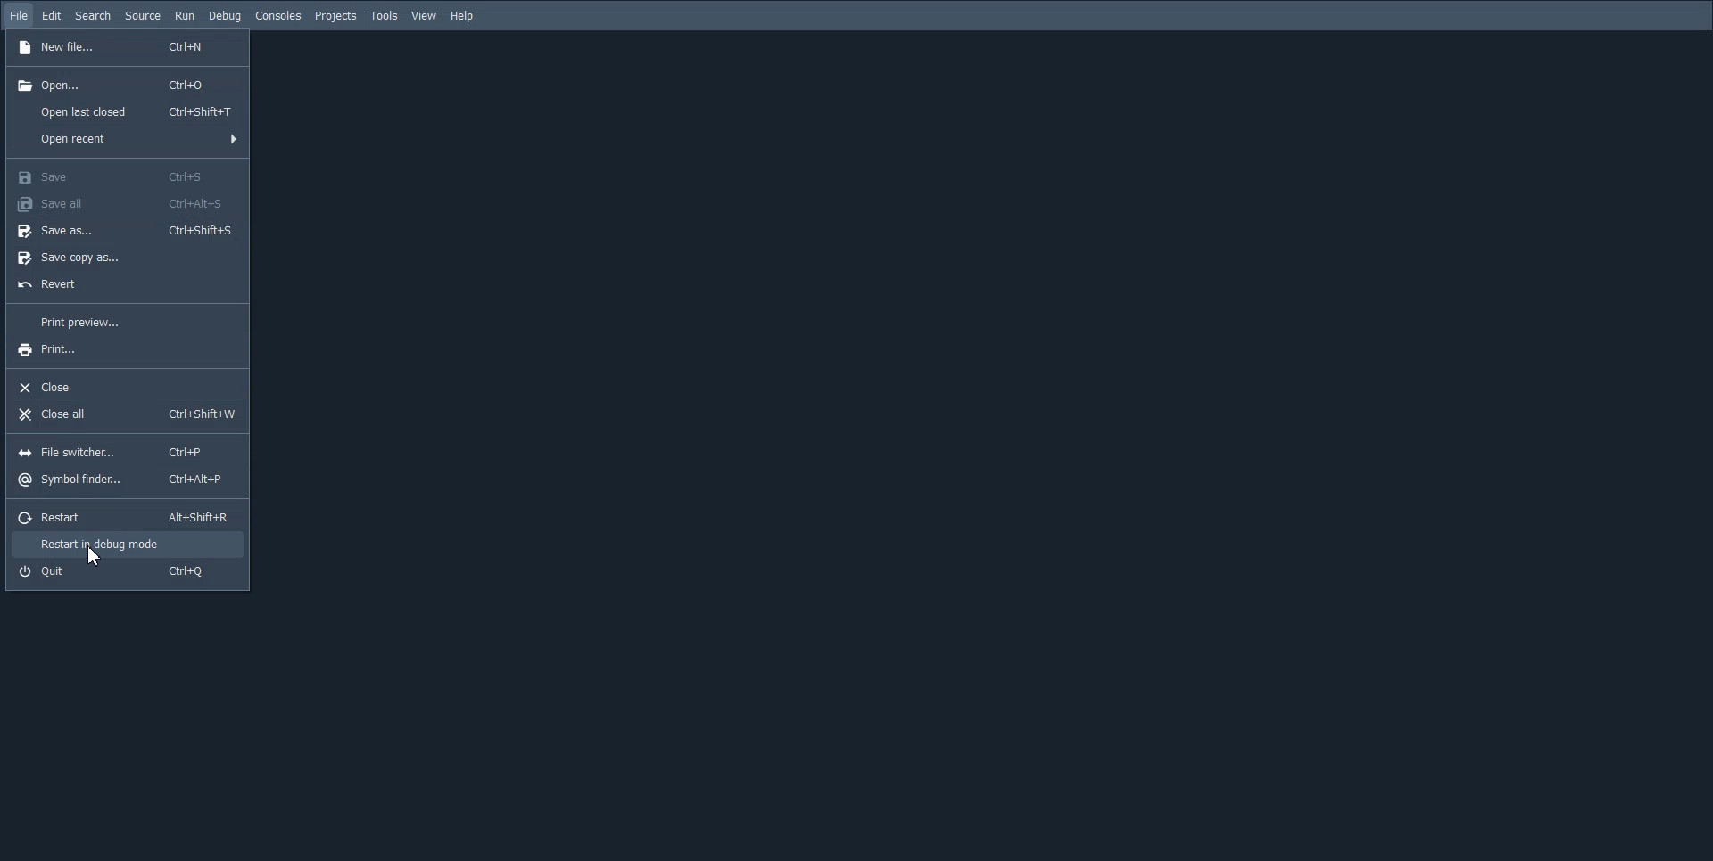 This screenshot has height=861, width=1713. I want to click on Search, so click(93, 16).